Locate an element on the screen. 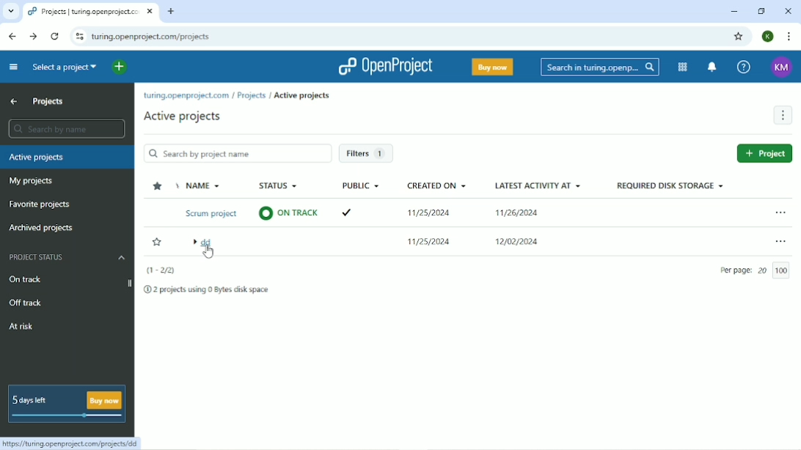  Active projects is located at coordinates (66, 157).